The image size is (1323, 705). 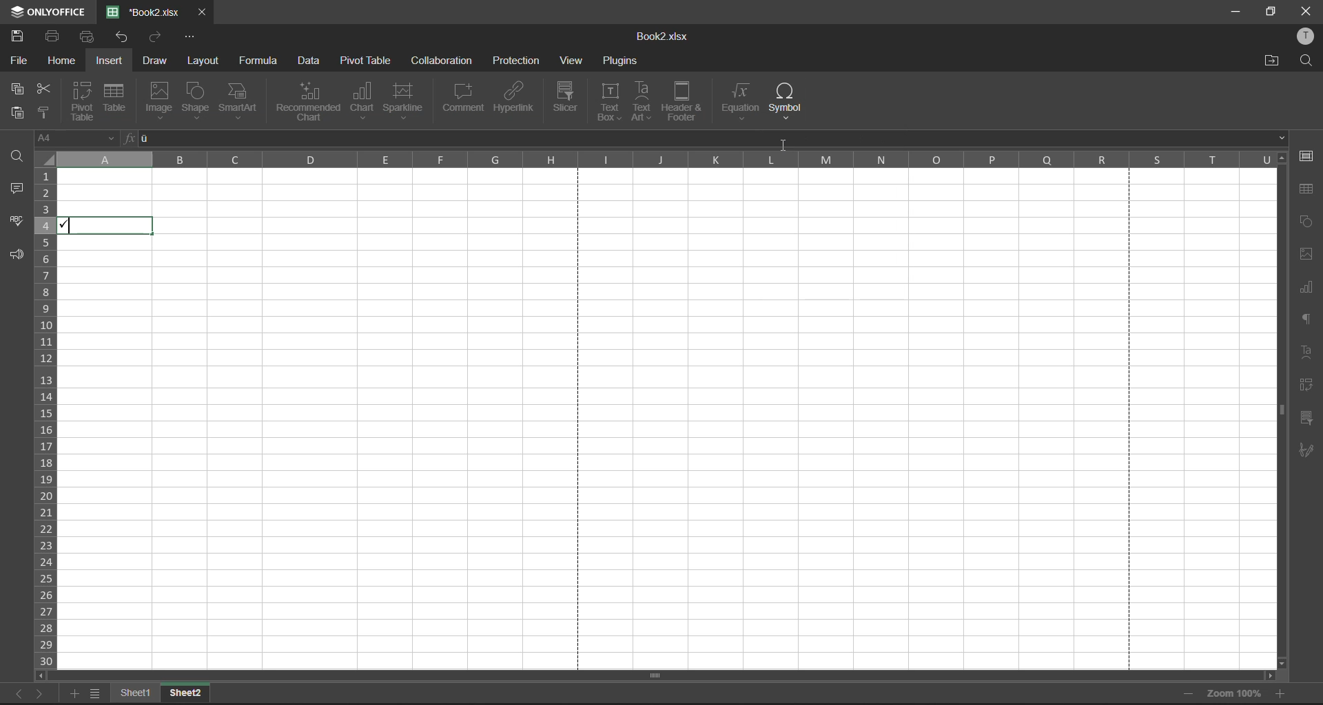 What do you see at coordinates (17, 114) in the screenshot?
I see `paste` at bounding box center [17, 114].